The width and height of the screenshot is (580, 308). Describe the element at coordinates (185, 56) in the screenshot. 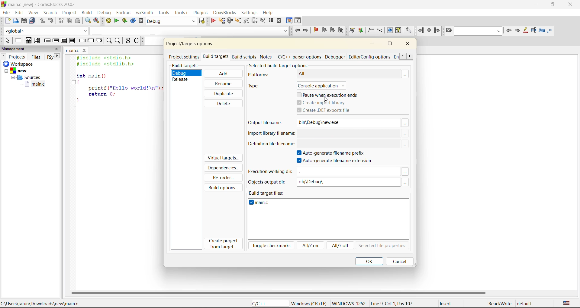

I see `project settings` at that location.